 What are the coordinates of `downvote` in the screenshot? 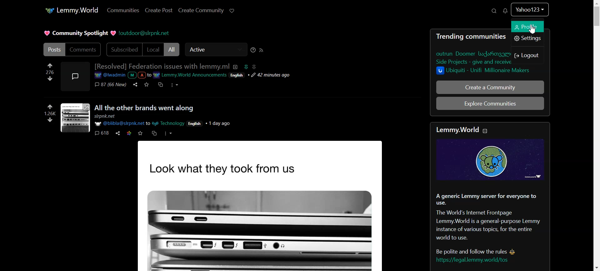 It's located at (50, 79).